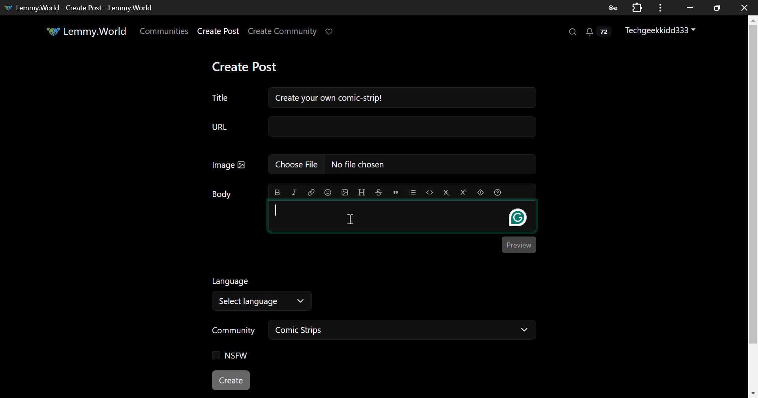  I want to click on Title, so click(220, 98).